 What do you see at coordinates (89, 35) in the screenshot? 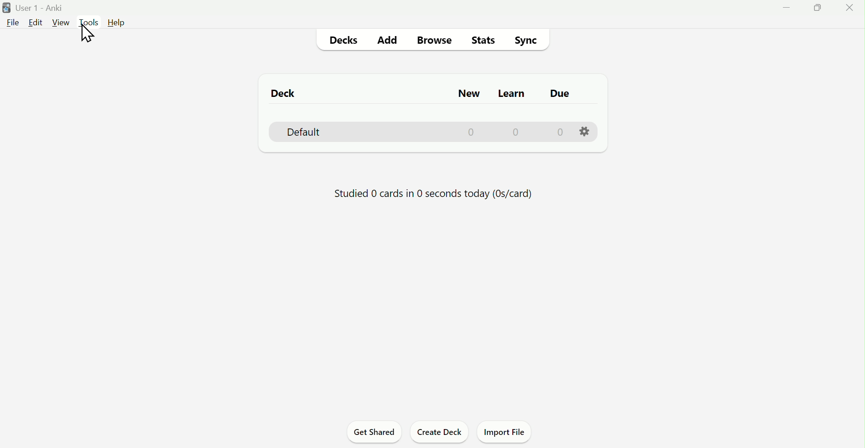
I see `cursor on Tools` at bounding box center [89, 35].